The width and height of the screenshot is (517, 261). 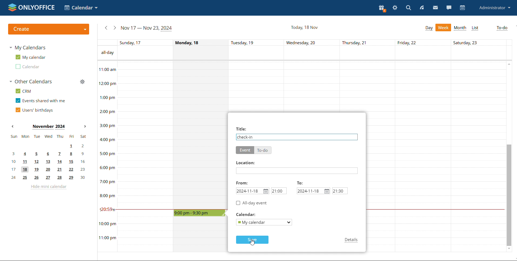 I want to click on my calendar, so click(x=30, y=57).